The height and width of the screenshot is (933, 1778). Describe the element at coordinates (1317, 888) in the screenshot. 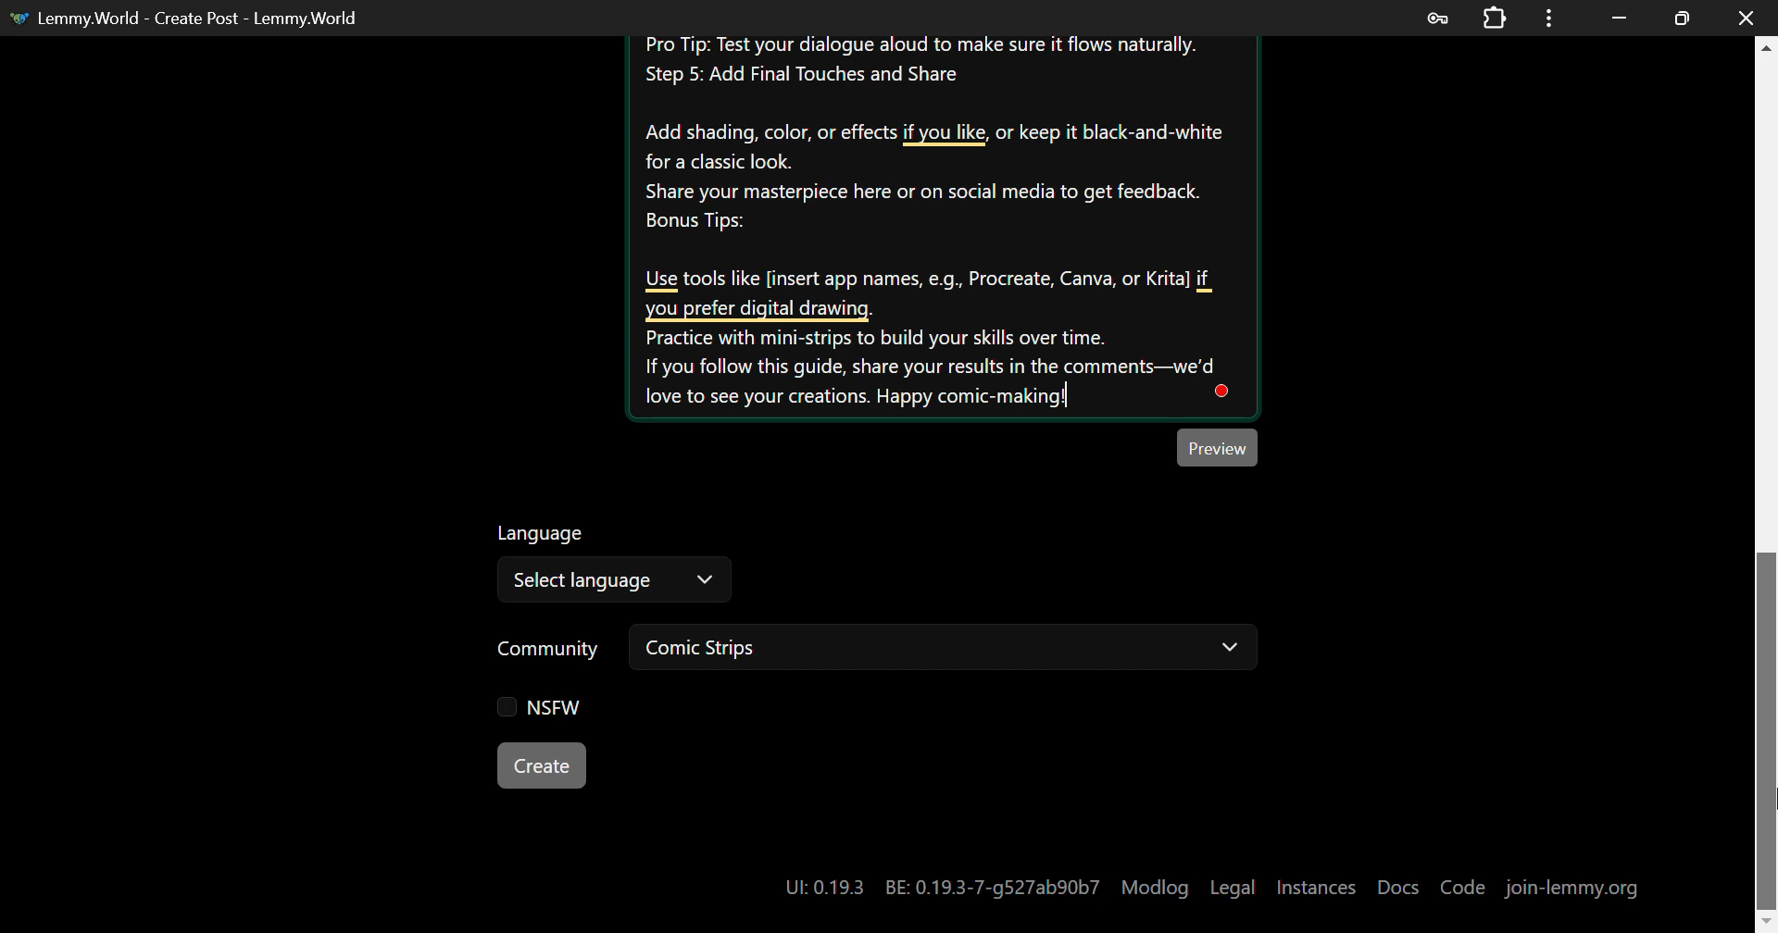

I see `Instances` at that location.